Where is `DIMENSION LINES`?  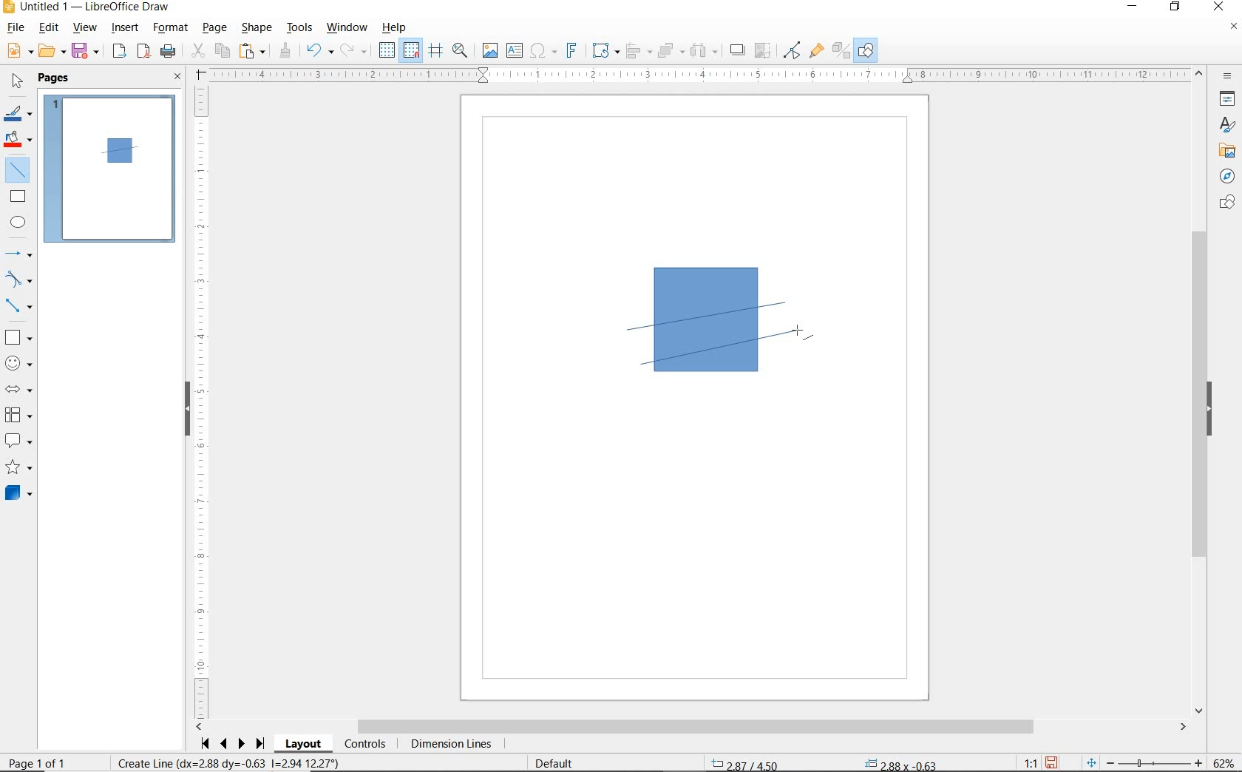 DIMENSION LINES is located at coordinates (450, 745).